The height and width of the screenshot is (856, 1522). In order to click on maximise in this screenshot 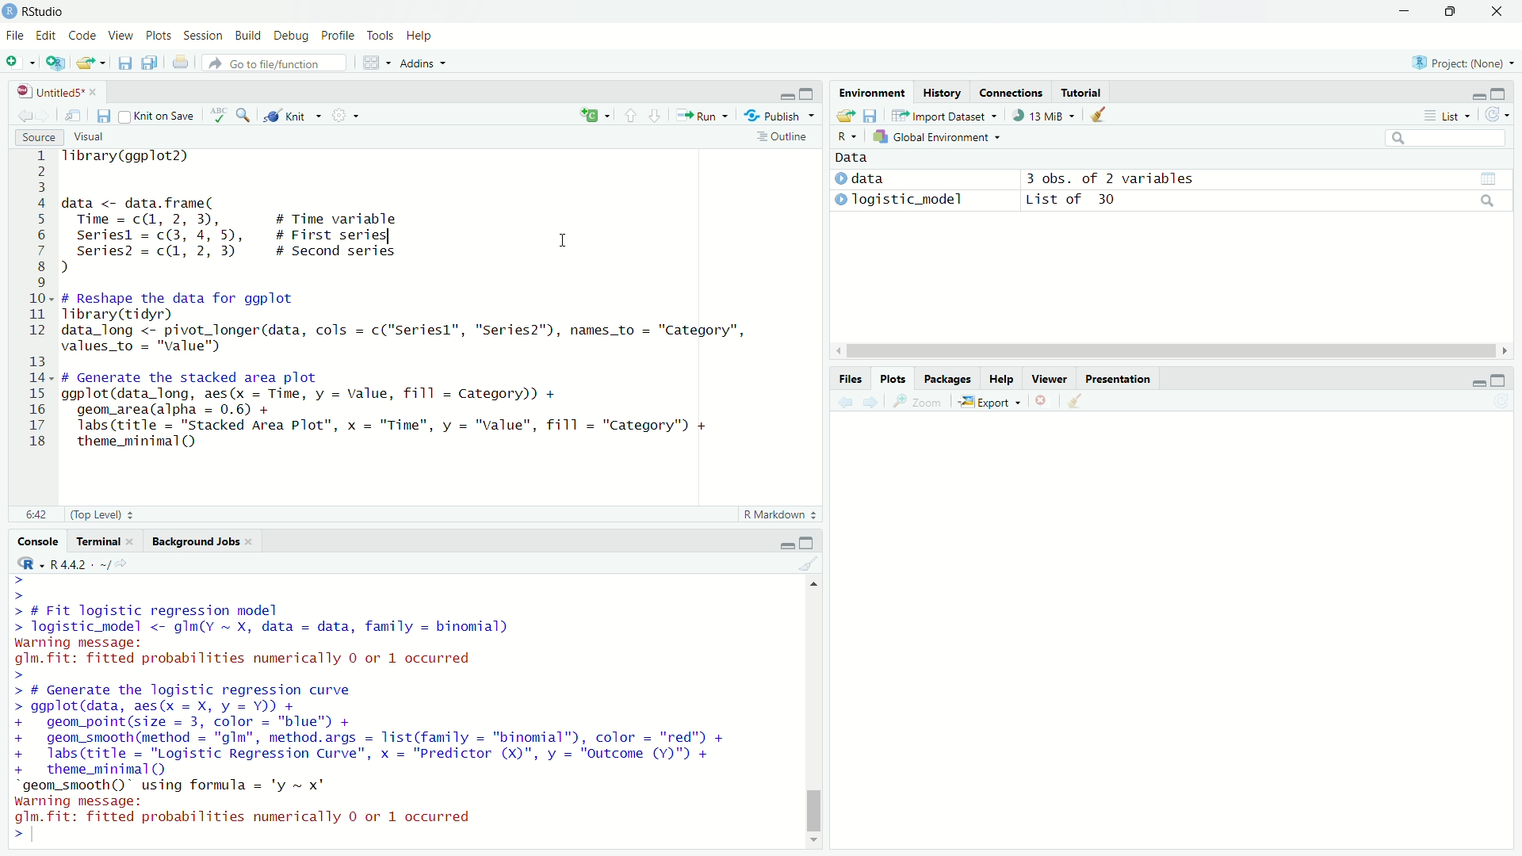, I will do `click(1499, 377)`.